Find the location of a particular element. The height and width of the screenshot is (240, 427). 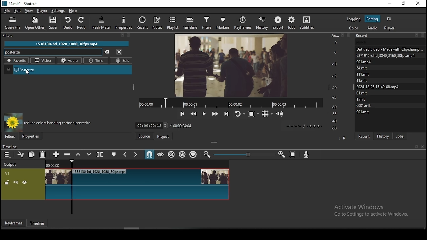

zoom timeline in is located at coordinates (207, 155).